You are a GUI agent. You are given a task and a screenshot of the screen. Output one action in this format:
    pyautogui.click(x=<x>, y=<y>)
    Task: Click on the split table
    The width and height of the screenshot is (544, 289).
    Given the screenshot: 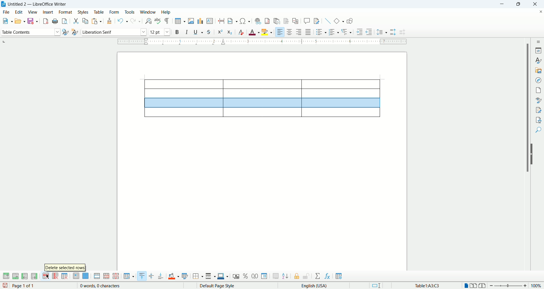 What is the action you would take?
    pyautogui.click(x=116, y=276)
    